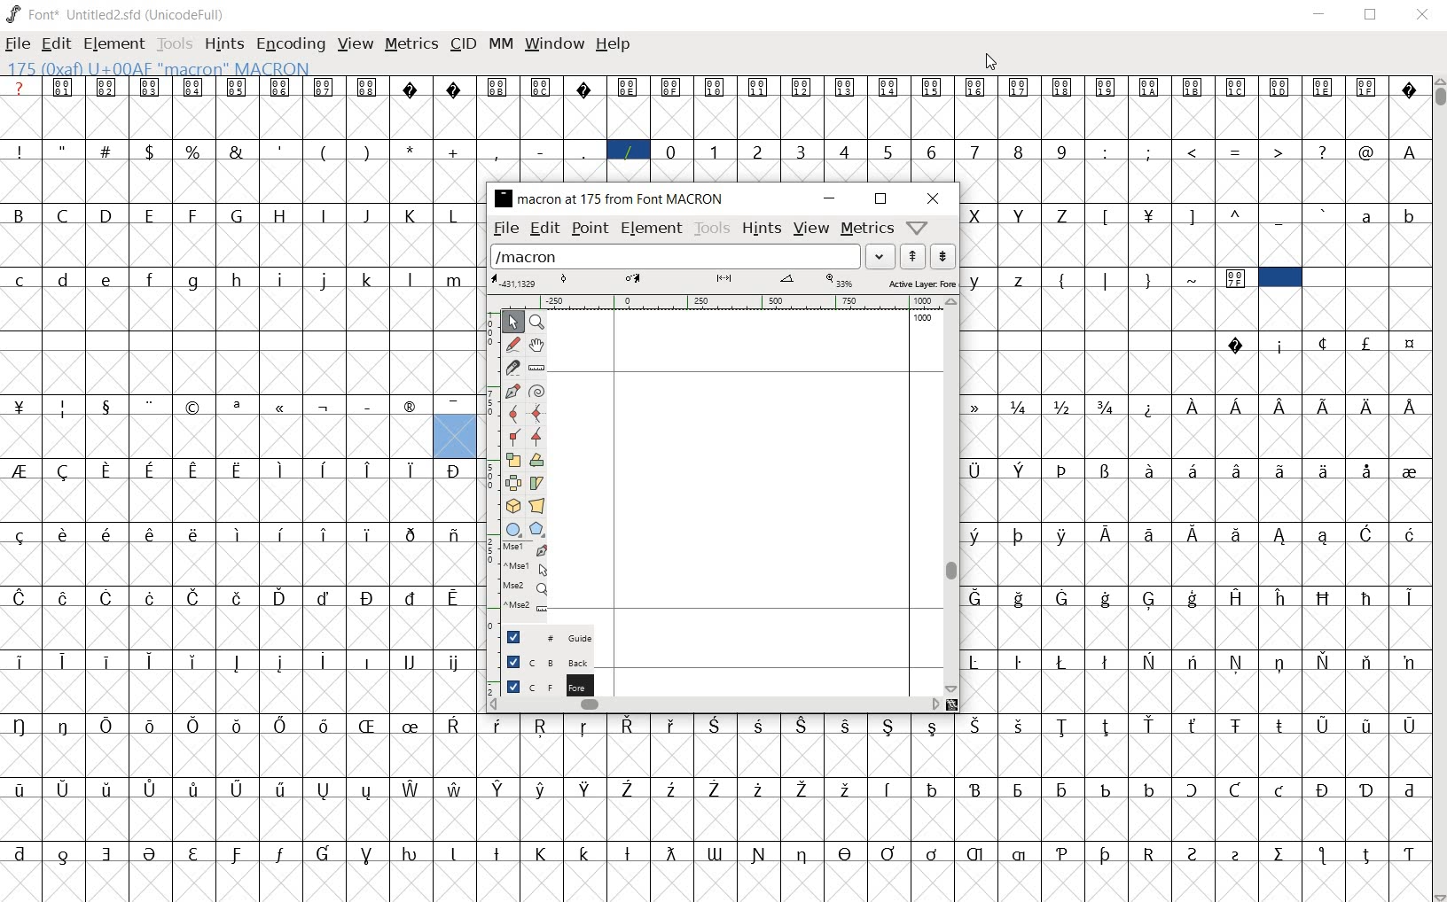  What do you see at coordinates (1064, 471) in the screenshot?
I see `Symbol` at bounding box center [1064, 471].